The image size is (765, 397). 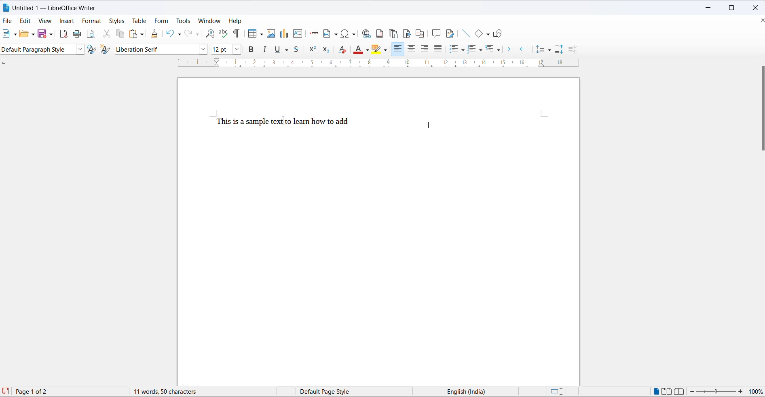 I want to click on book view, so click(x=680, y=391).